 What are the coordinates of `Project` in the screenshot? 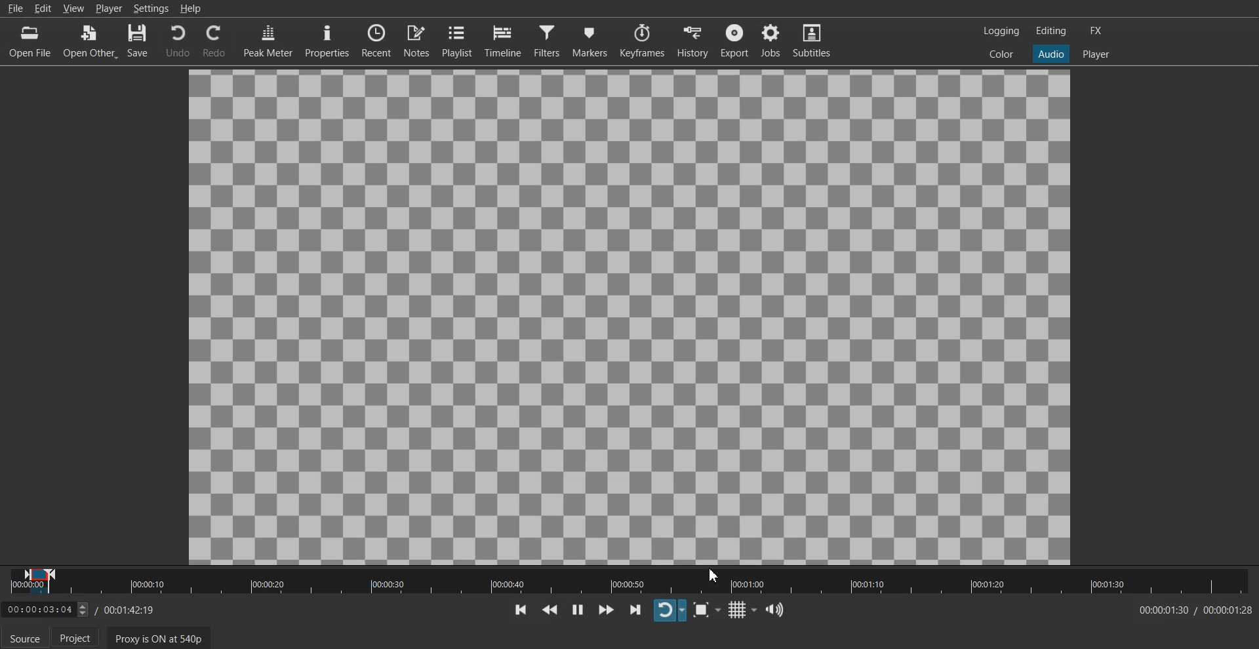 It's located at (79, 638).